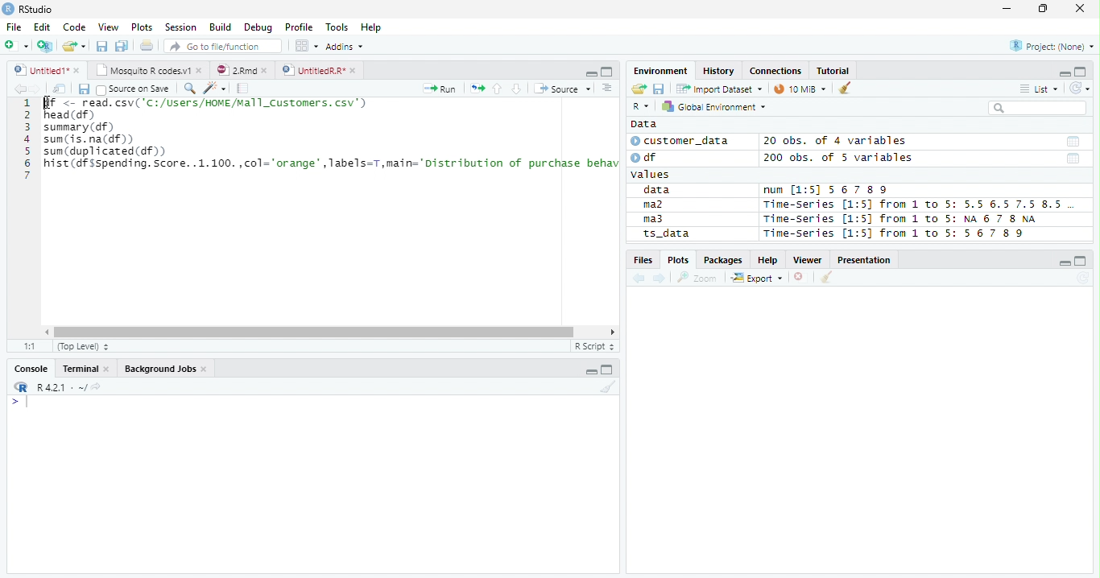 The width and height of the screenshot is (1100, 578). What do you see at coordinates (1079, 9) in the screenshot?
I see `Close` at bounding box center [1079, 9].